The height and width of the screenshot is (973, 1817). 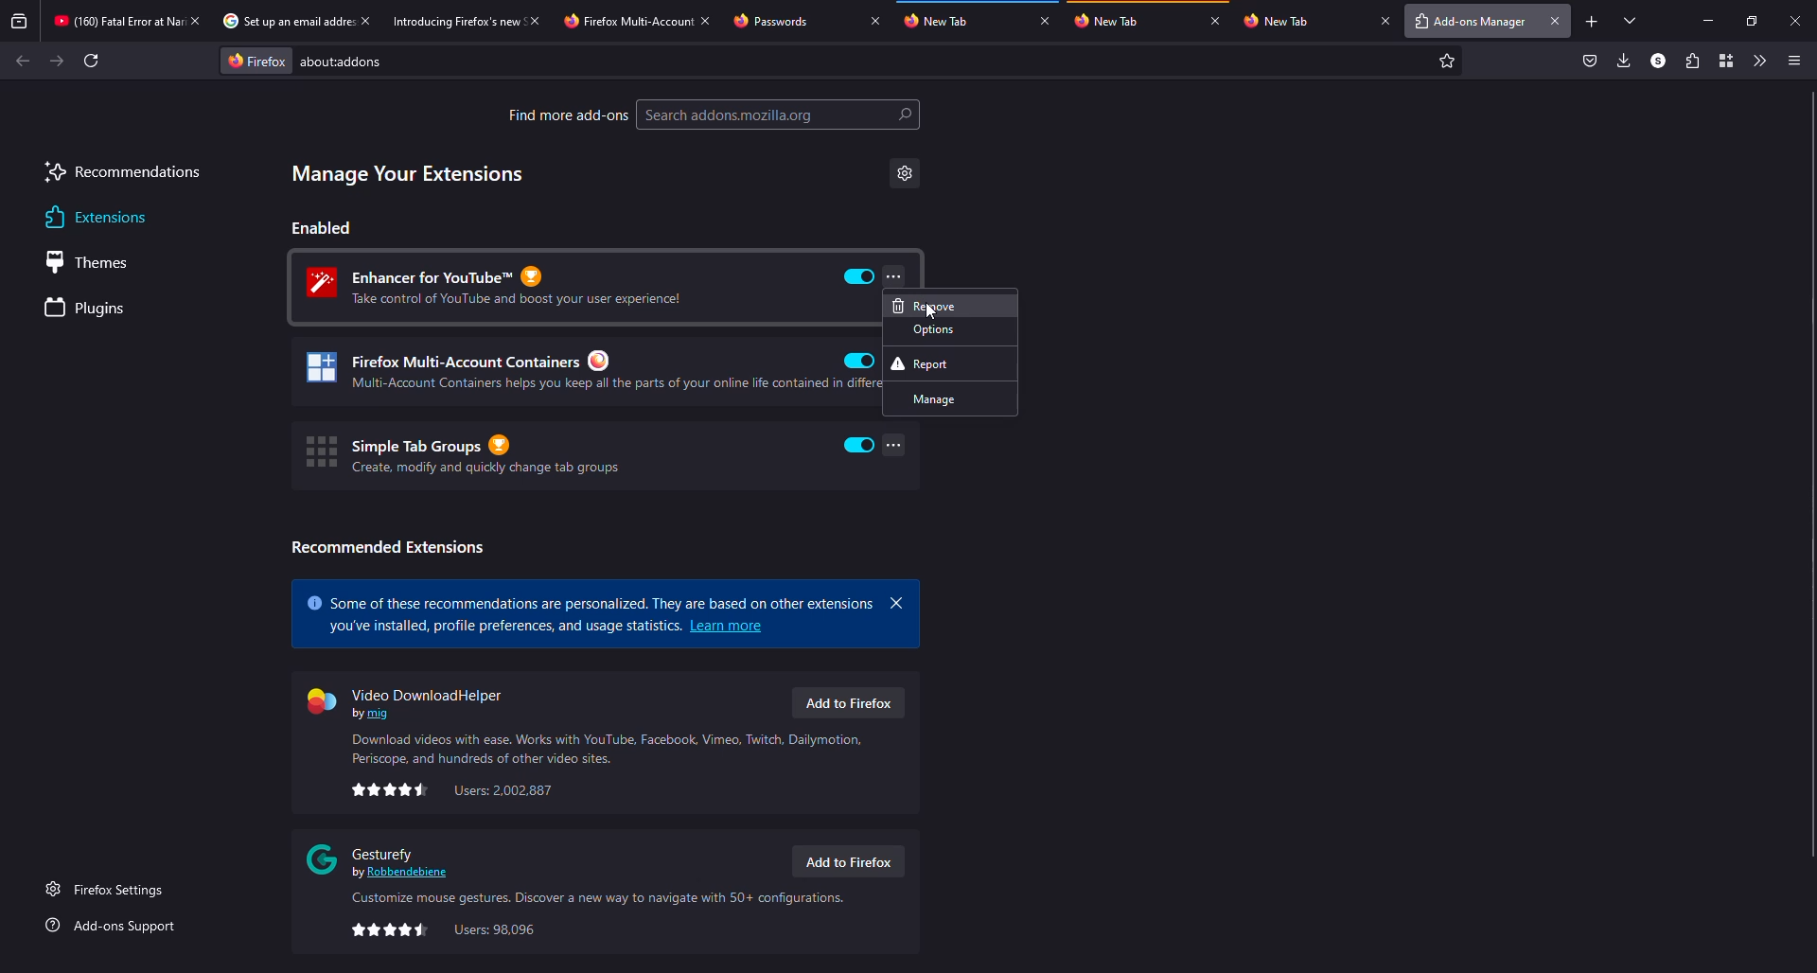 What do you see at coordinates (859, 276) in the screenshot?
I see `enabled` at bounding box center [859, 276].